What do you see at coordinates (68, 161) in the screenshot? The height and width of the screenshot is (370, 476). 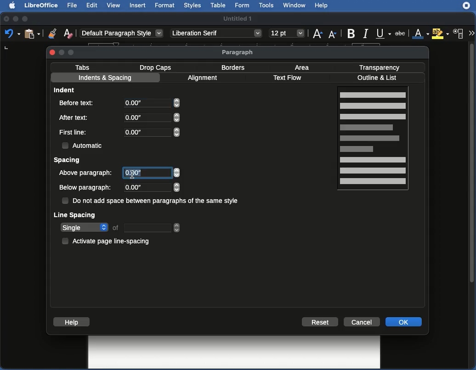 I see `Spacing` at bounding box center [68, 161].